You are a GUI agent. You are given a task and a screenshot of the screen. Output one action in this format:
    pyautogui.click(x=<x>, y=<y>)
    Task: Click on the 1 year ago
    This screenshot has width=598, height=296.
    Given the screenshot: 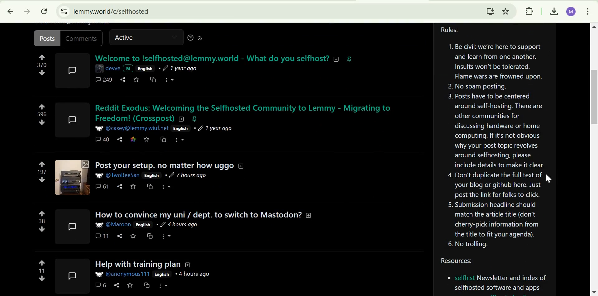 What is the action you would take?
    pyautogui.click(x=182, y=68)
    